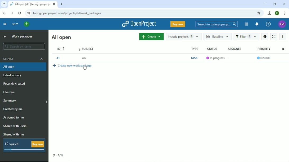 The height and width of the screenshot is (162, 289). What do you see at coordinates (274, 37) in the screenshot?
I see `Activate zen mode` at bounding box center [274, 37].